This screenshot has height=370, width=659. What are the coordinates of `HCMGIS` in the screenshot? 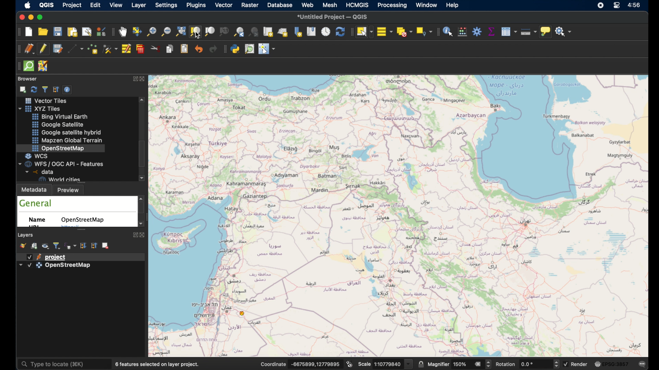 It's located at (357, 5).